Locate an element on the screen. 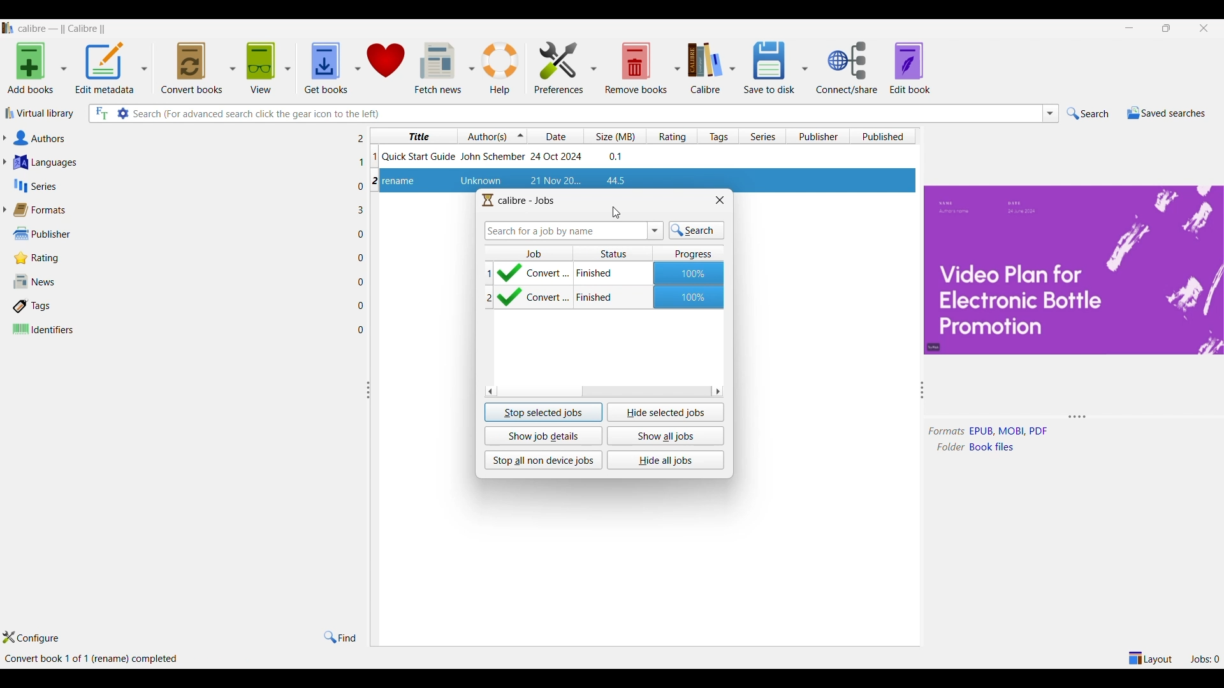 The image size is (1224, 688). Published column is located at coordinates (885, 136).